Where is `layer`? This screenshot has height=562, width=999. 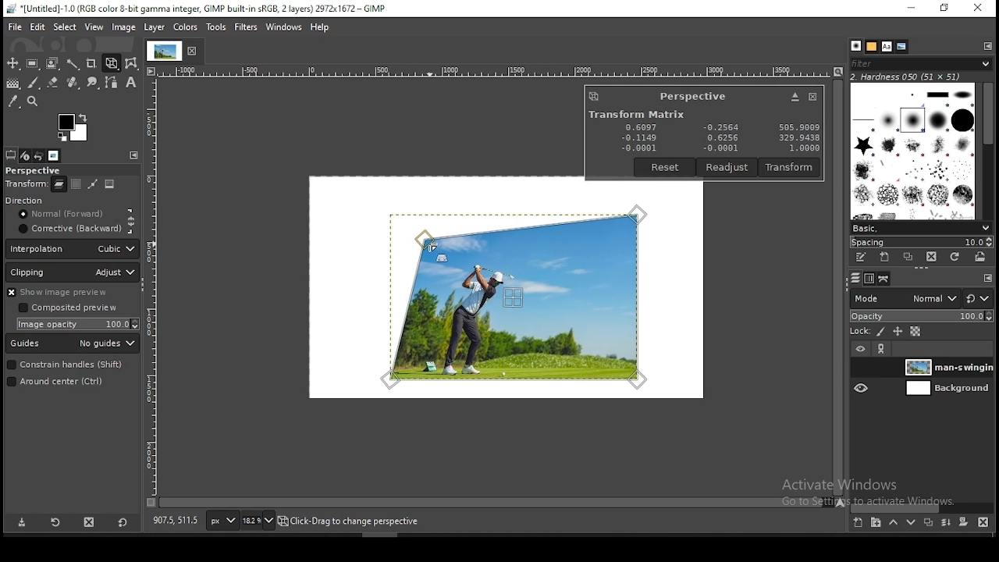
layer is located at coordinates (155, 27).